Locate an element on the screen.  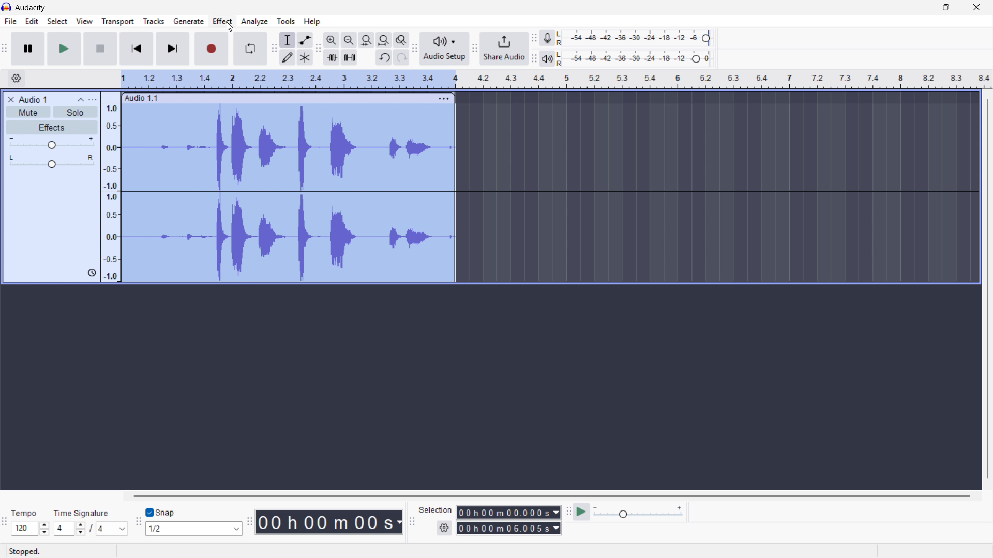
Amplitude is located at coordinates (110, 187).